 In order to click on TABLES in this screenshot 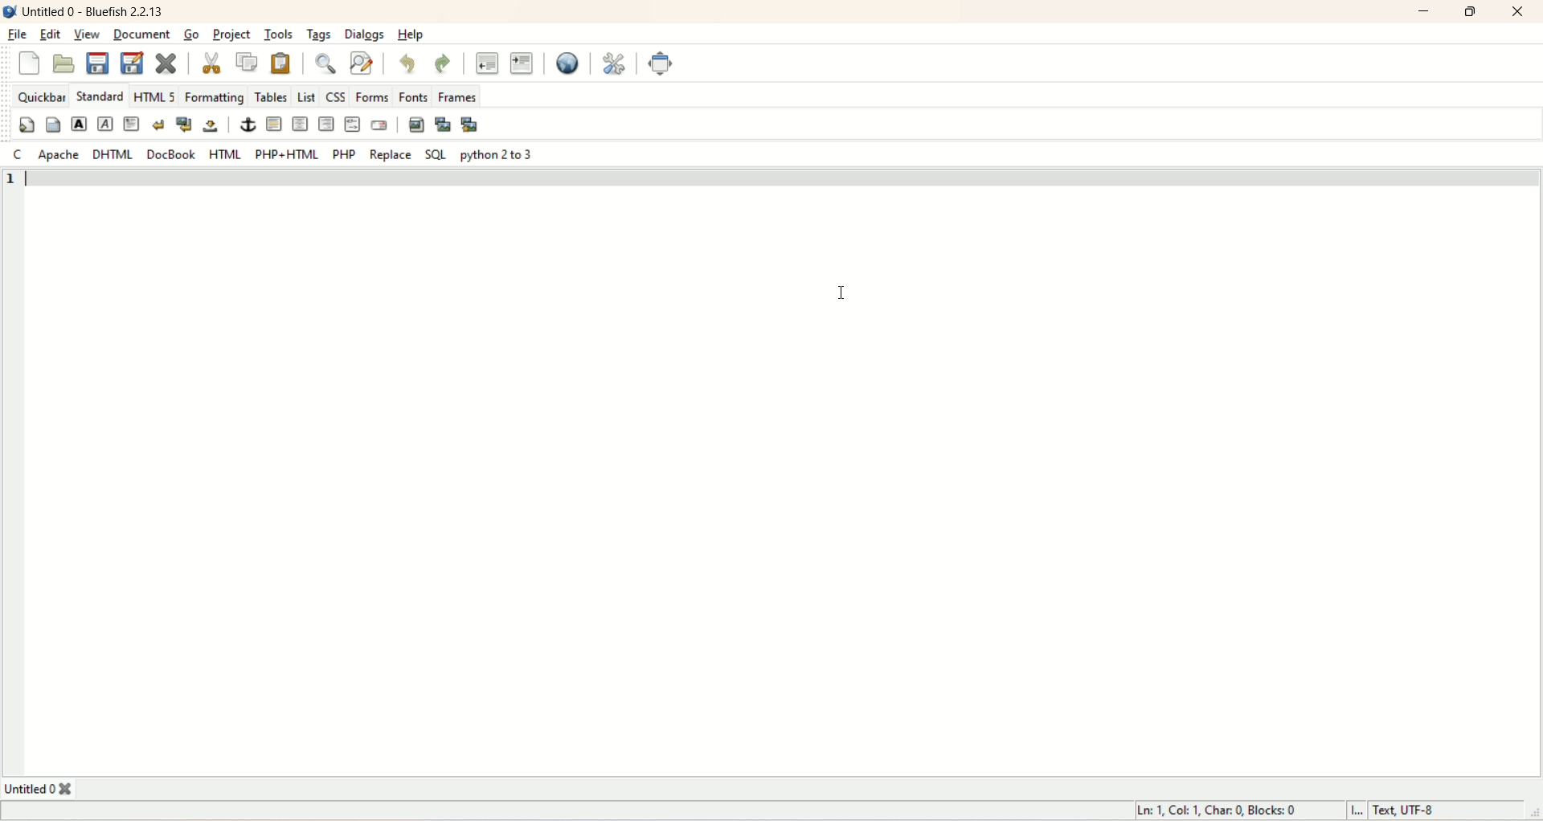, I will do `click(271, 96)`.